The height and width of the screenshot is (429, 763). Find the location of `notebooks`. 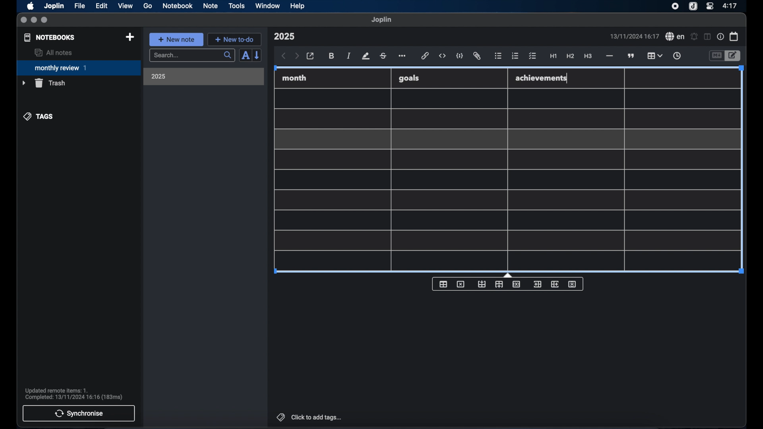

notebooks is located at coordinates (50, 37).